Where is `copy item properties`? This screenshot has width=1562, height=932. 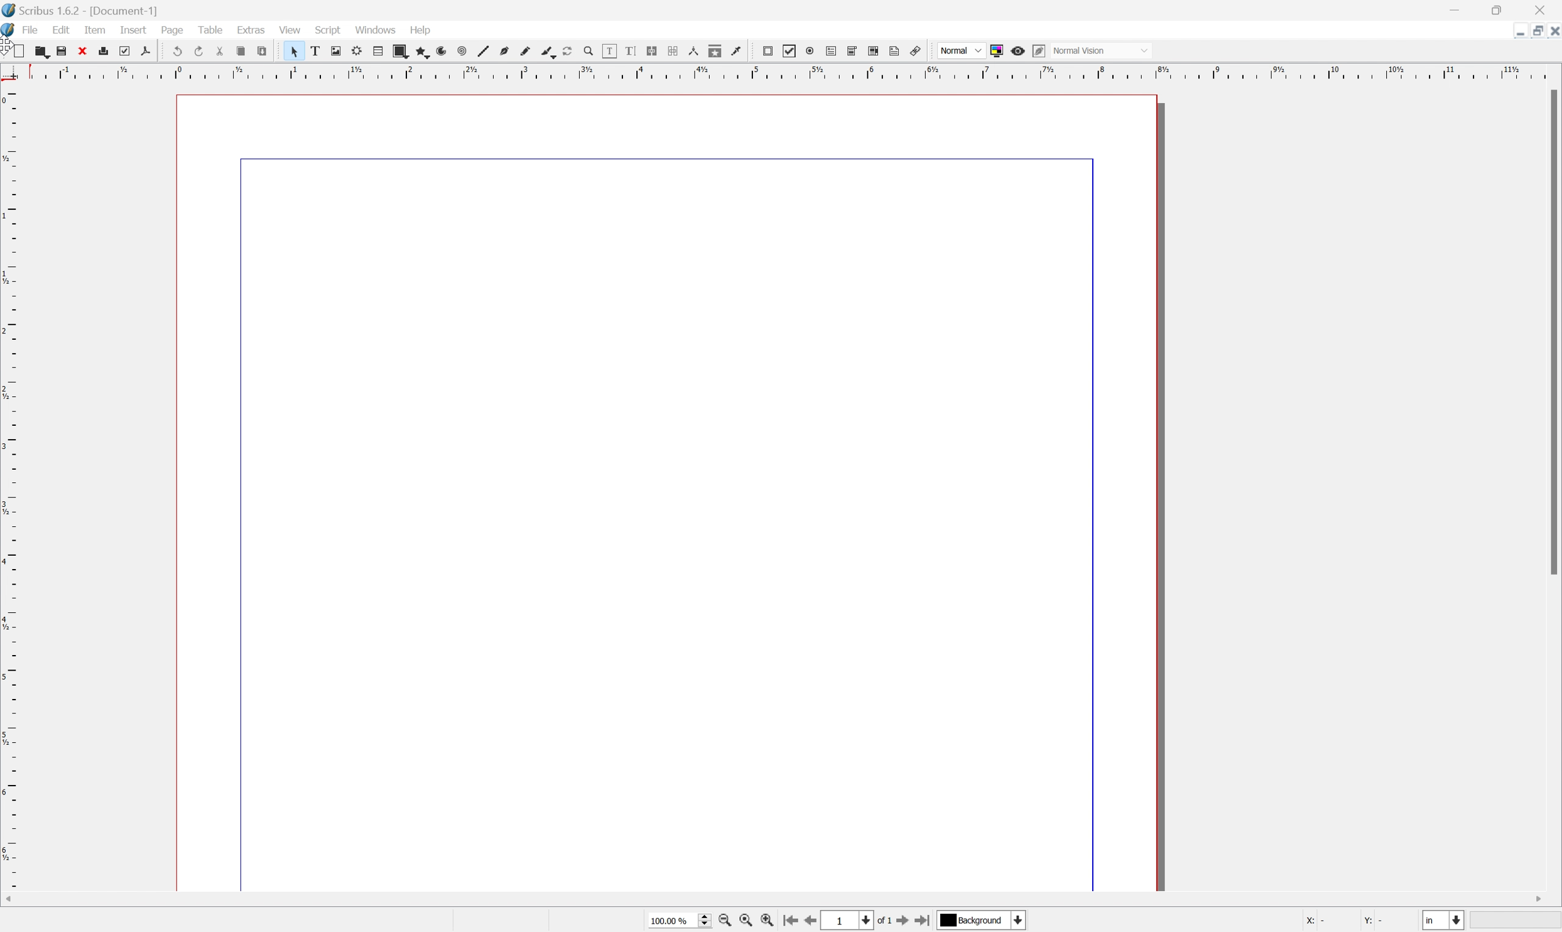
copy item properties is located at coordinates (715, 51).